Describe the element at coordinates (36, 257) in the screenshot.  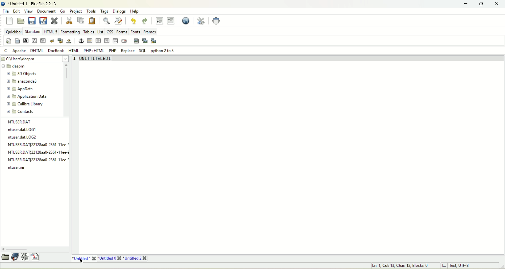
I see `insert file` at that location.